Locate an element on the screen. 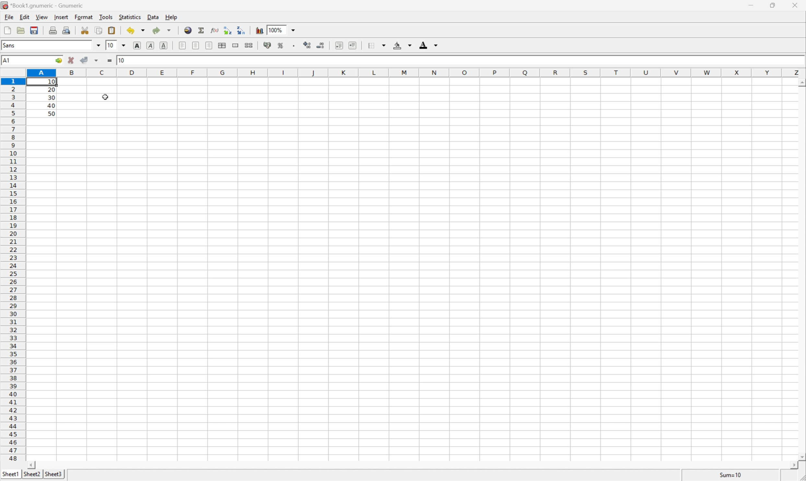 The width and height of the screenshot is (806, 481). 10 is located at coordinates (109, 45).